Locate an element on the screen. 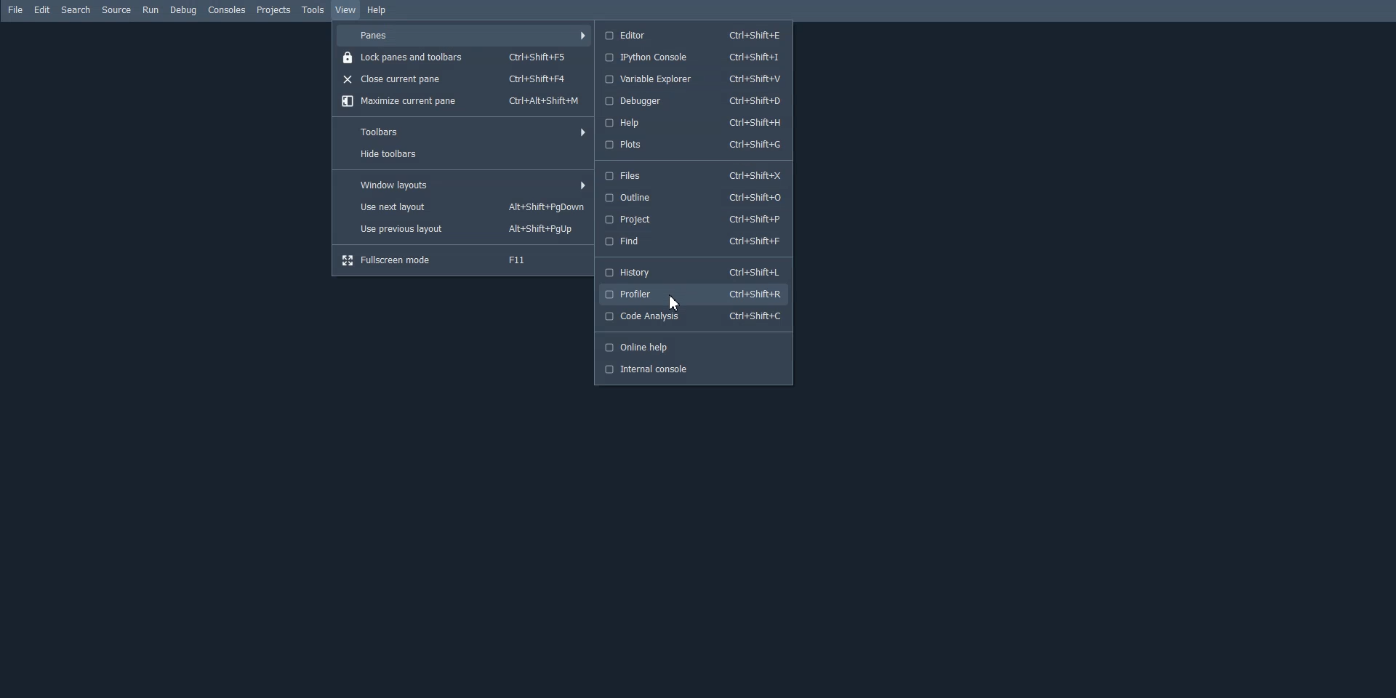 Image resolution: width=1396 pixels, height=698 pixels. window layouts is located at coordinates (465, 185).